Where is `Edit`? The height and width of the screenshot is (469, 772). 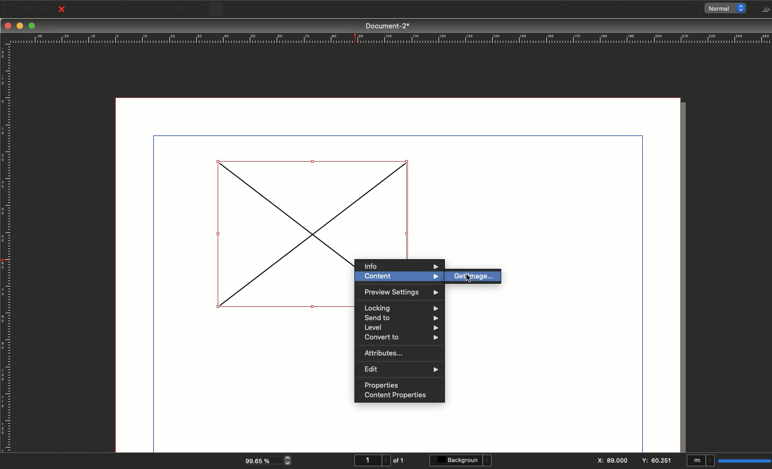
Edit is located at coordinates (400, 368).